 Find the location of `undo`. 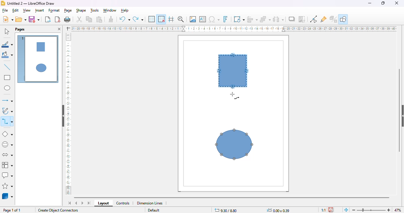

undo is located at coordinates (125, 20).